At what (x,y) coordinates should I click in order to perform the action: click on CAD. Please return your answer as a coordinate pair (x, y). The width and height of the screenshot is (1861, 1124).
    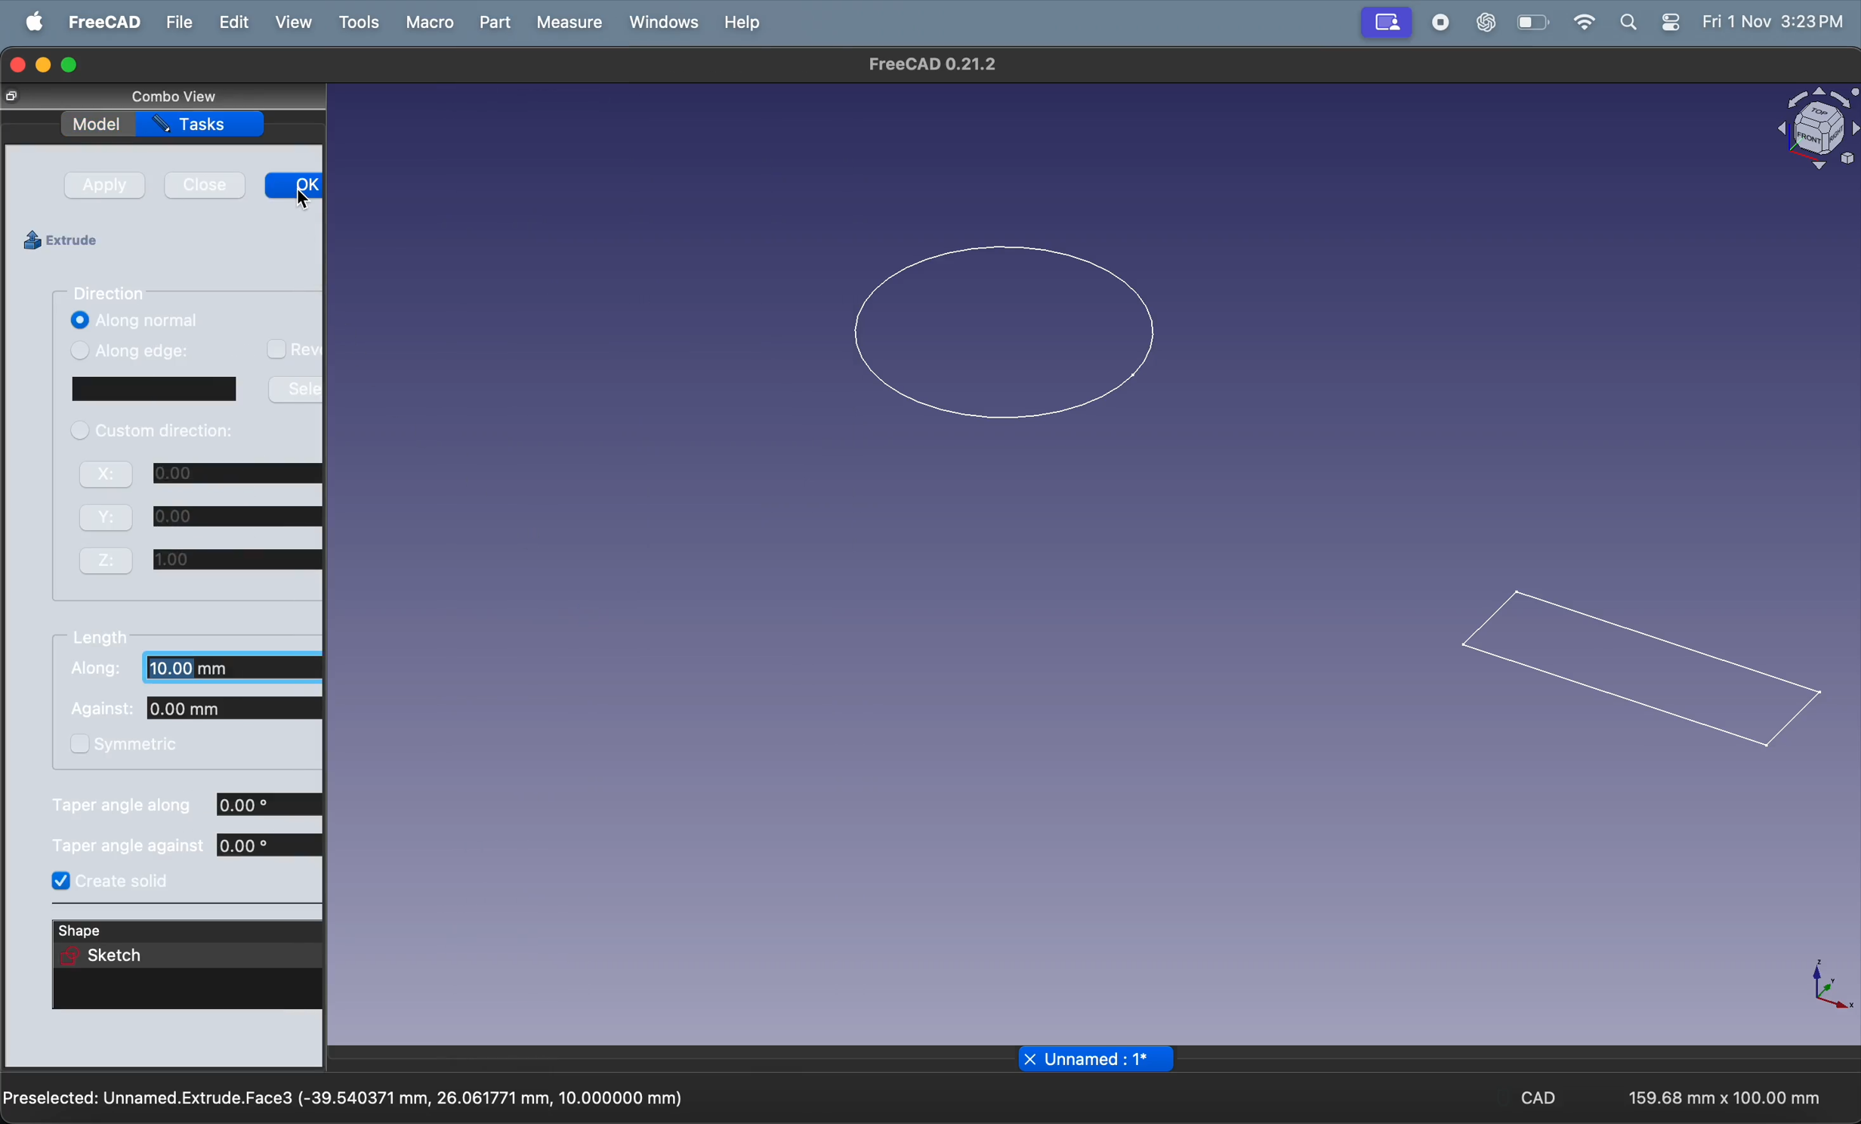
    Looking at the image, I should click on (1539, 1096).